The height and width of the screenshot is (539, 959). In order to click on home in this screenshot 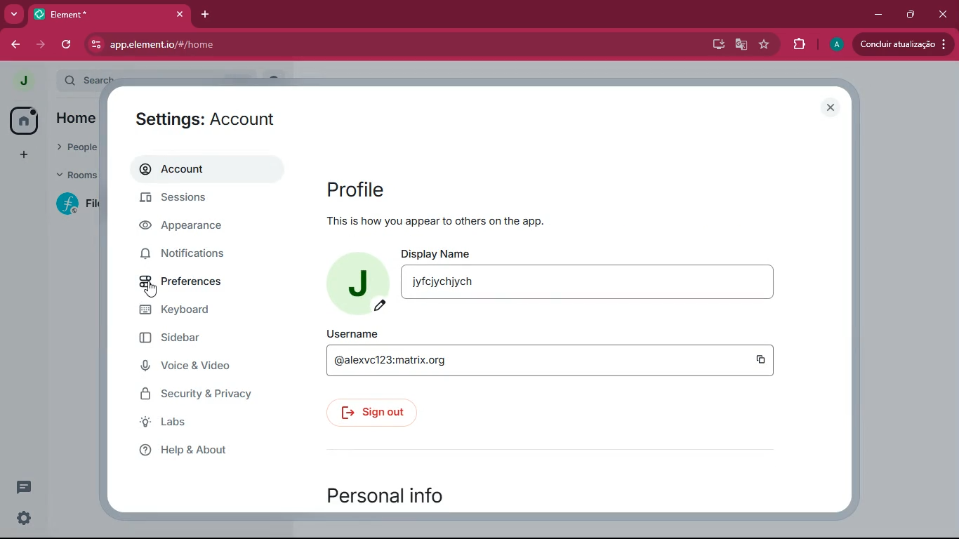, I will do `click(24, 120)`.